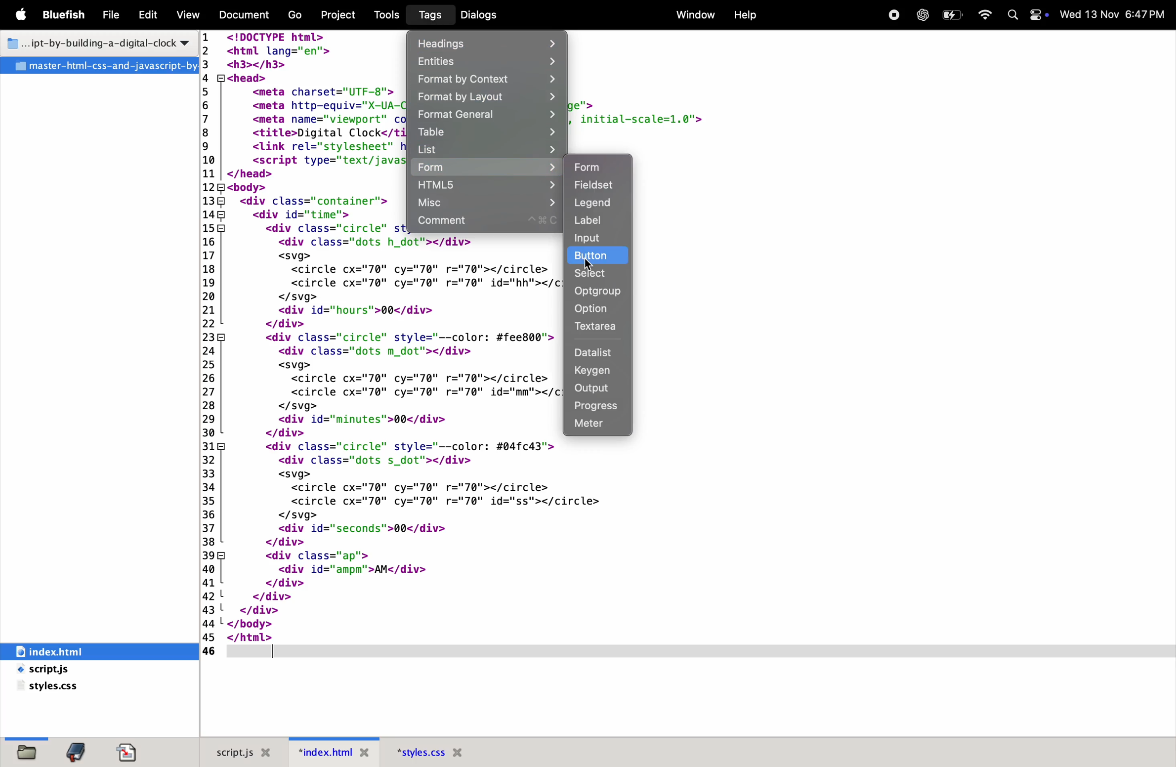 The width and height of the screenshot is (1176, 767). Describe the element at coordinates (596, 166) in the screenshot. I see `Form` at that location.